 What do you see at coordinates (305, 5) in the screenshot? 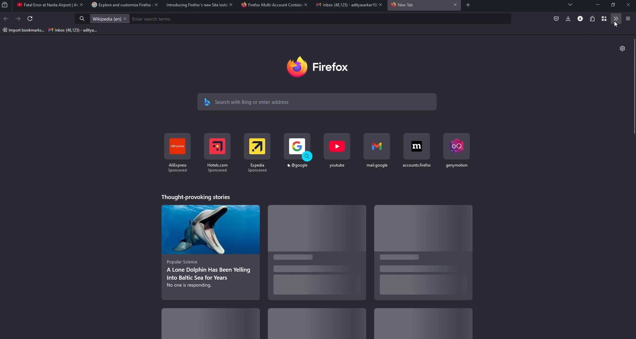
I see `close` at bounding box center [305, 5].